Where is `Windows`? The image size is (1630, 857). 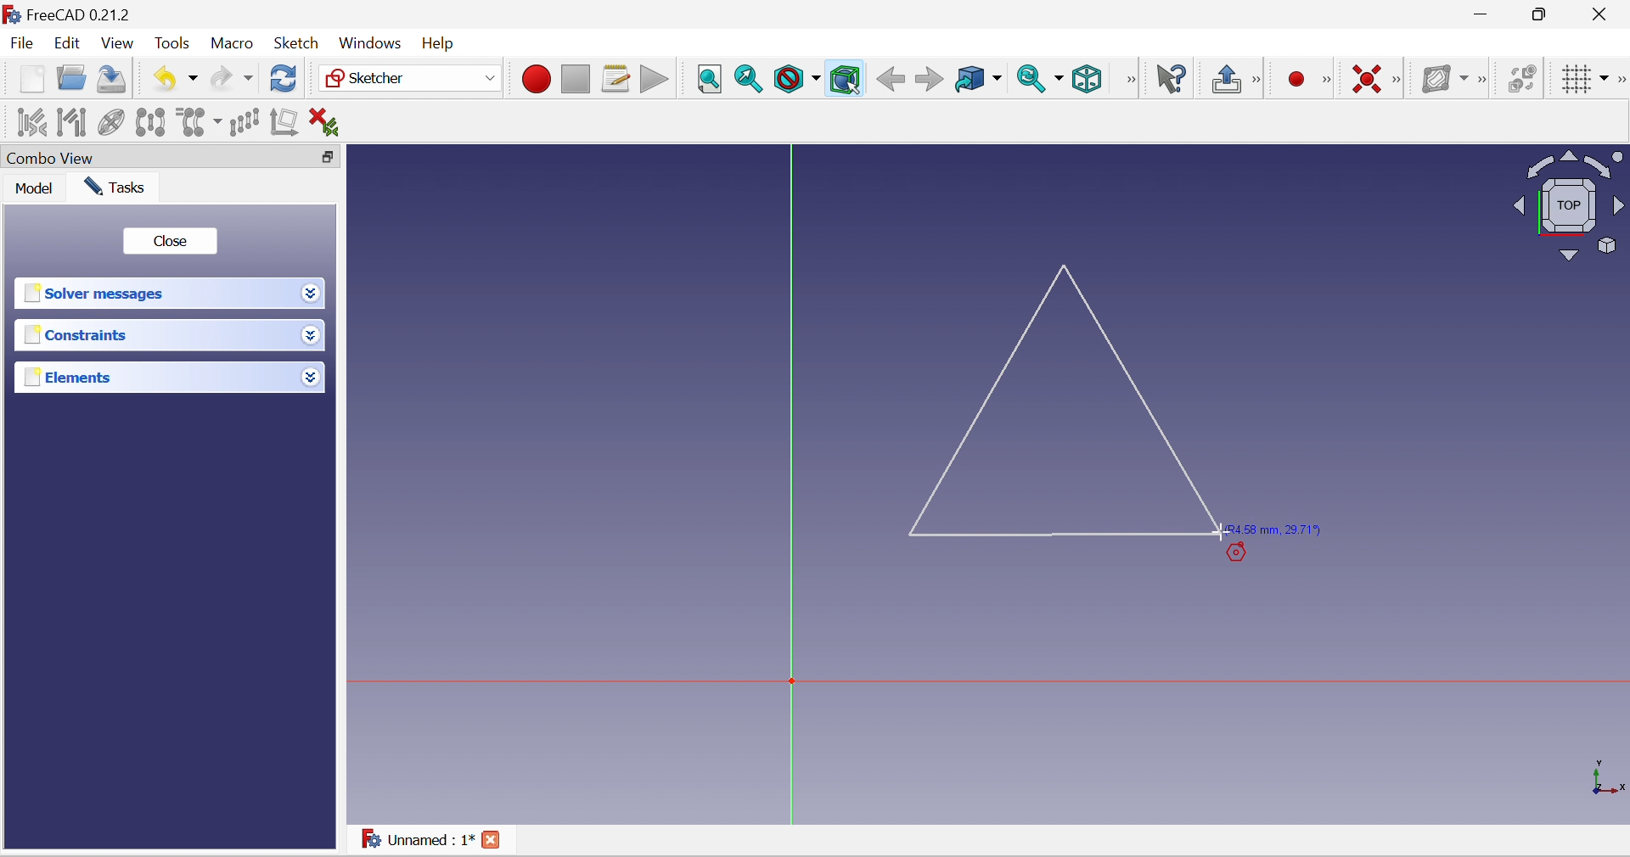 Windows is located at coordinates (371, 42).